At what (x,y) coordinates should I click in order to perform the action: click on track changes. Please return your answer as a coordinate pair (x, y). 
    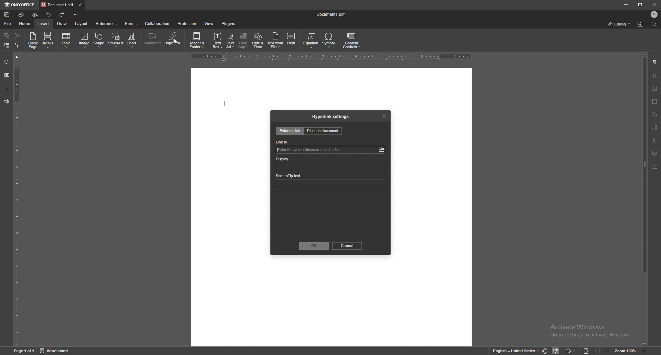
    Looking at the image, I should click on (571, 351).